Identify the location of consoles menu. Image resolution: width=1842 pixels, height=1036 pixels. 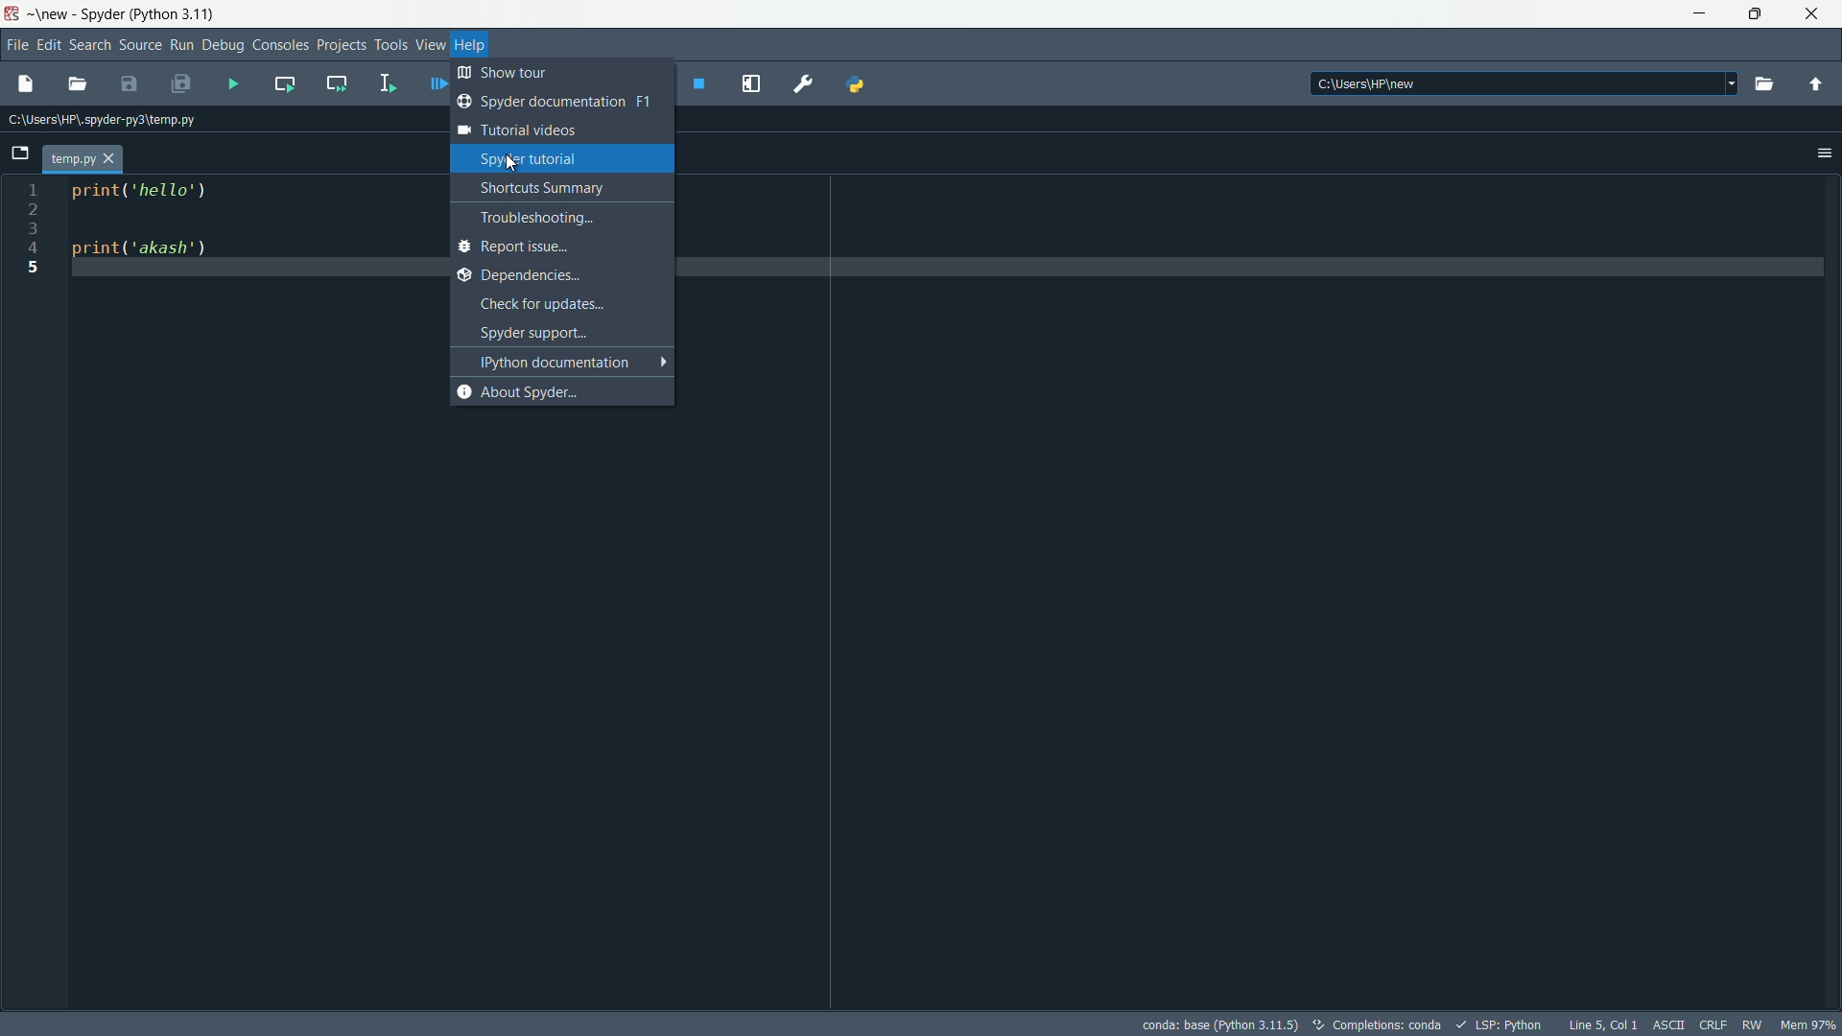
(280, 45).